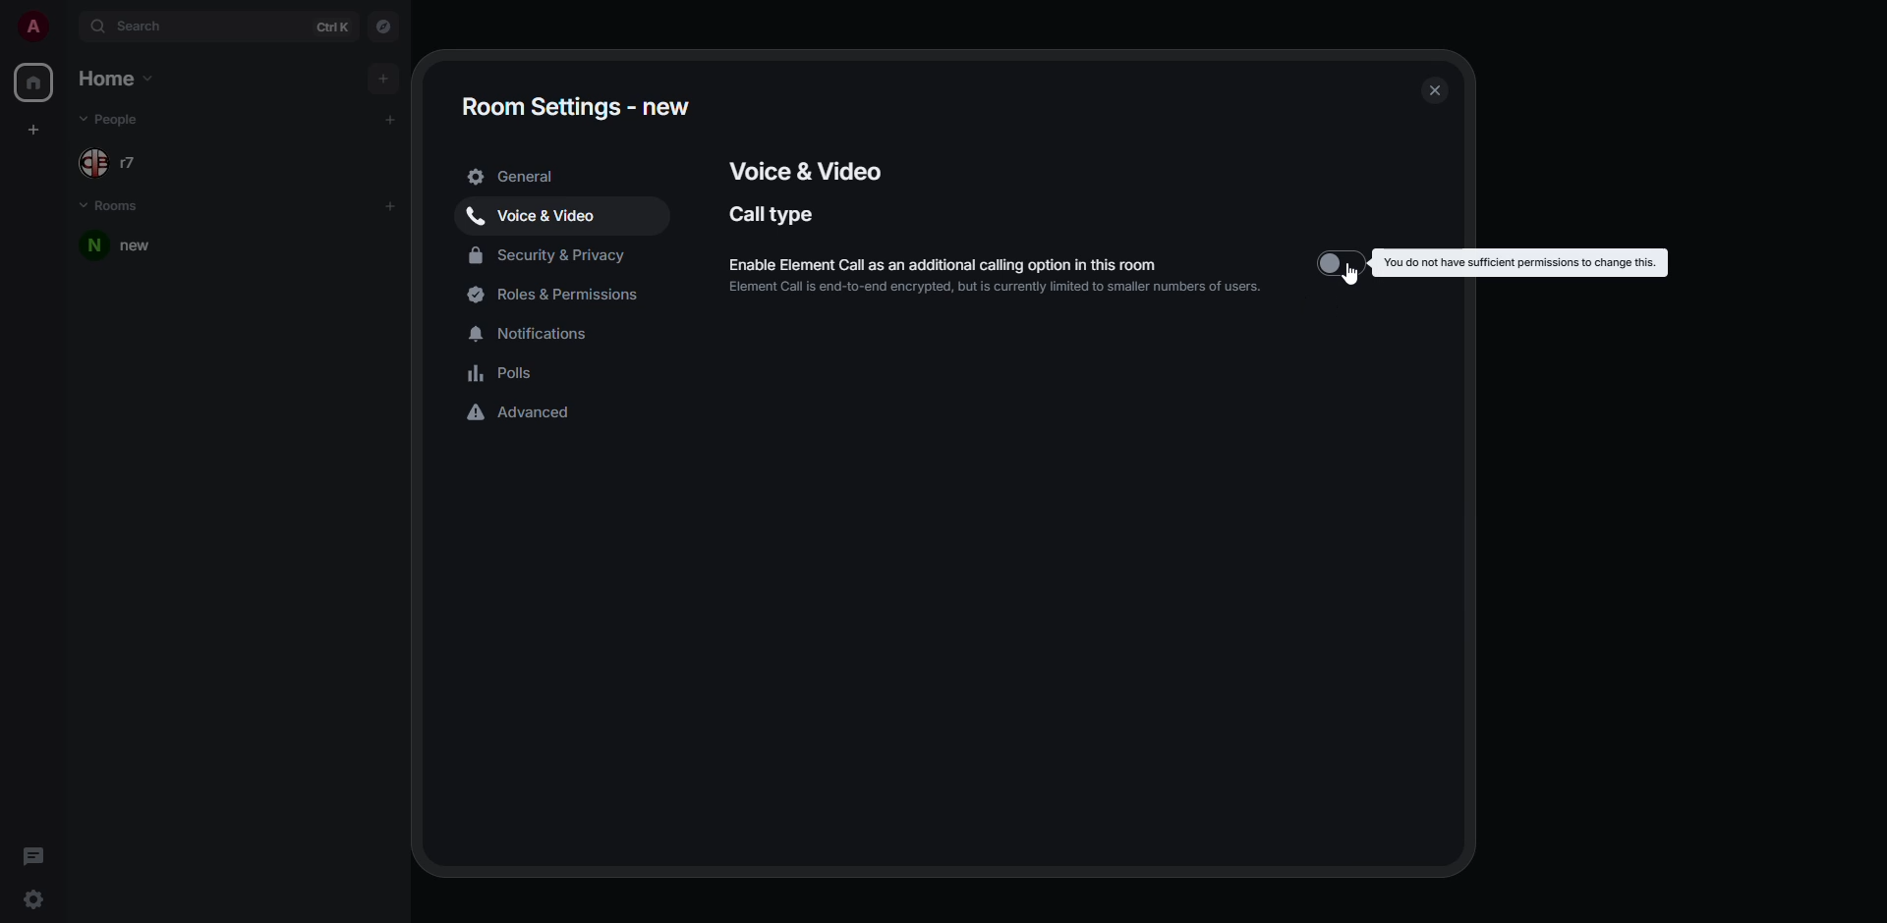 The width and height of the screenshot is (1887, 923). Describe the element at coordinates (384, 27) in the screenshot. I see `navigator` at that location.